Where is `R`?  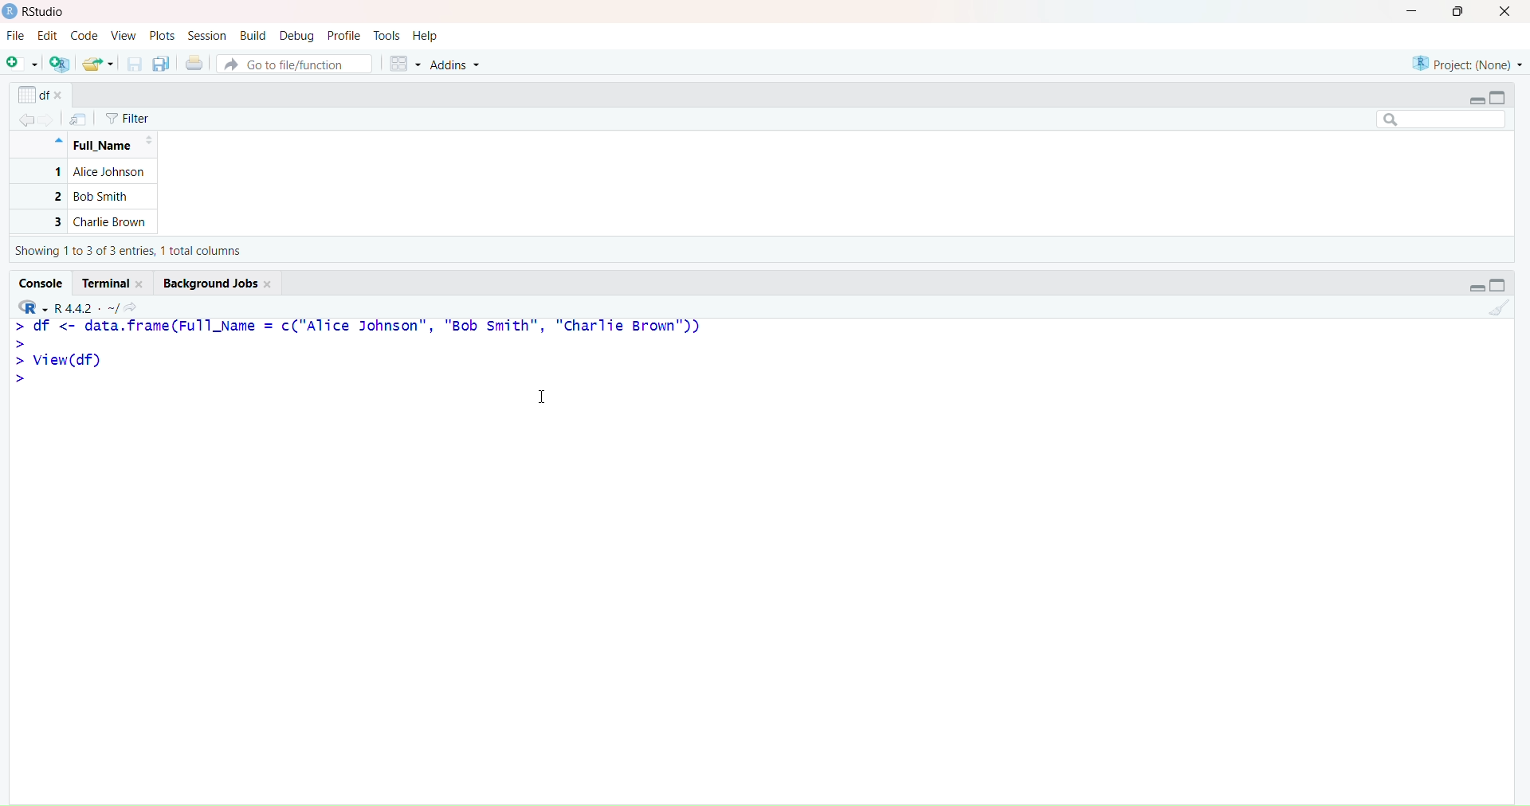 R is located at coordinates (31, 304).